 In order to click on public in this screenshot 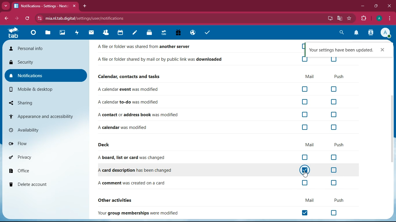, I will do `click(192, 33)`.